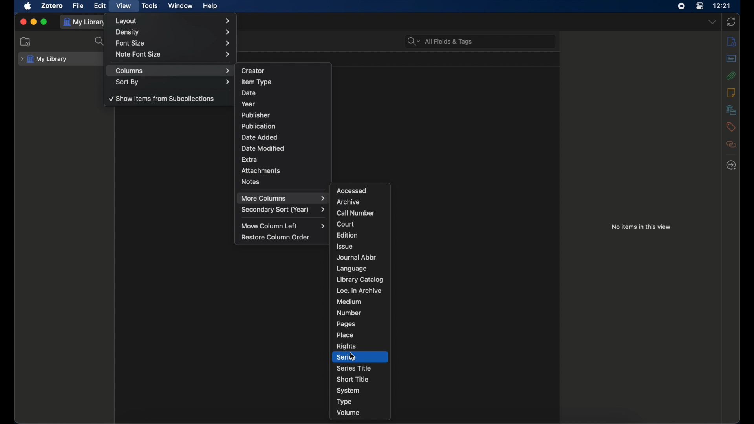 This screenshot has height=424, width=754. I want to click on control center, so click(699, 6).